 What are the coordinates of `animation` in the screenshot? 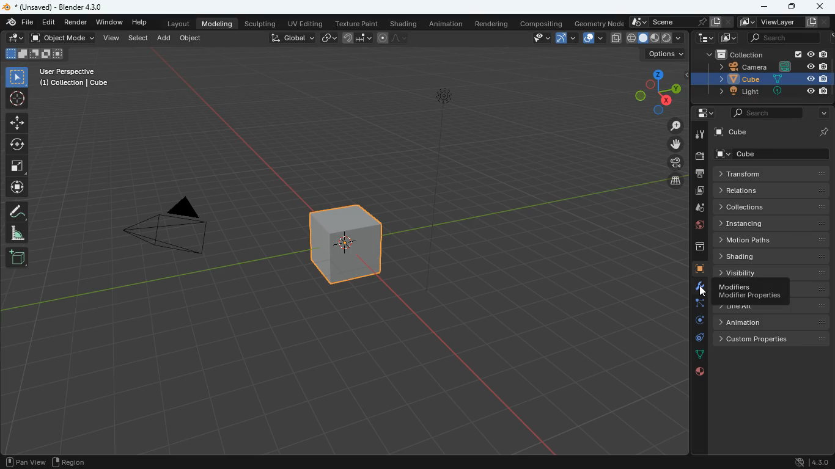 It's located at (774, 322).